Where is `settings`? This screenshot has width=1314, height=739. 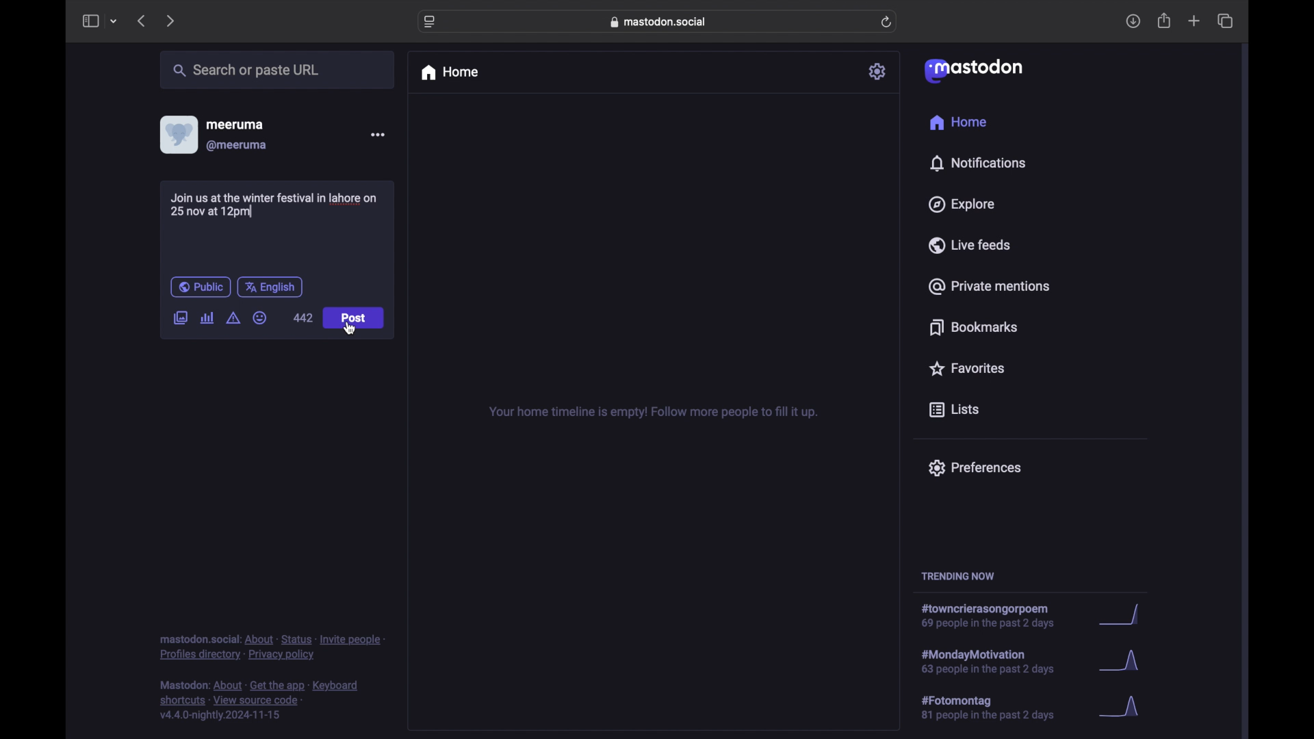
settings is located at coordinates (879, 71).